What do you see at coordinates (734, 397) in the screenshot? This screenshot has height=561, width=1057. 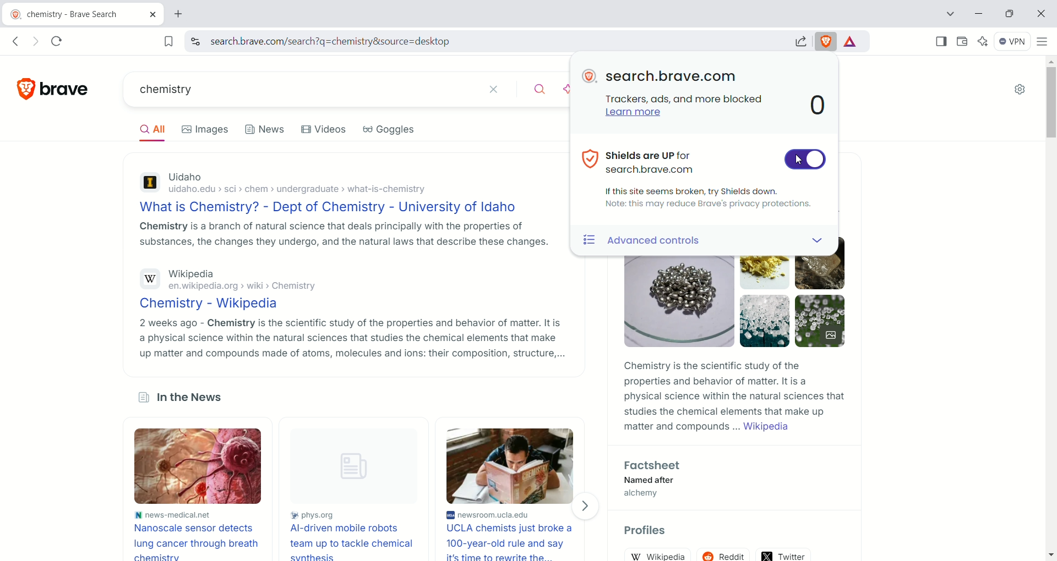 I see `Chemistry is the scientific study of the properties and behavior of matter. It is a physical science within the natural sciences that studies the chemical elements that make up matter and compounds … Wikipedia` at bounding box center [734, 397].